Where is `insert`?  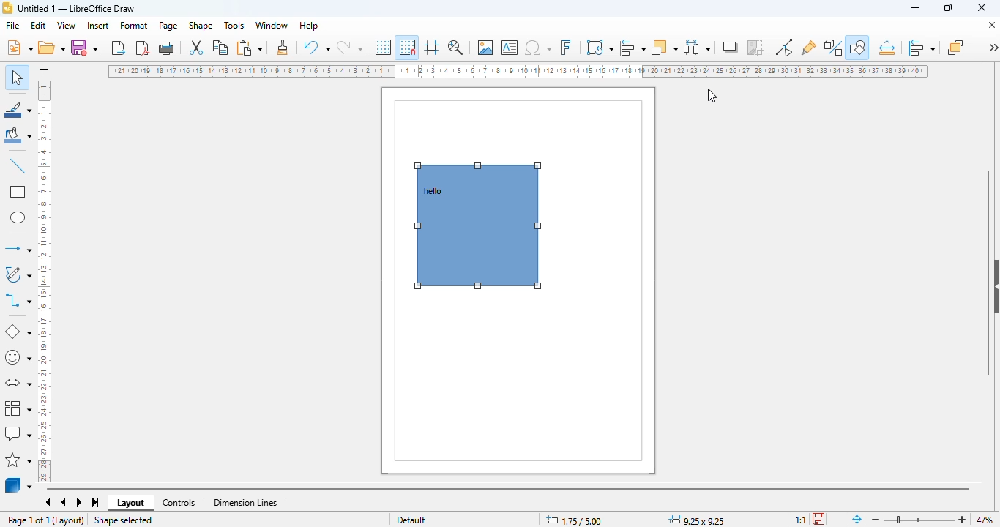 insert is located at coordinates (98, 26).